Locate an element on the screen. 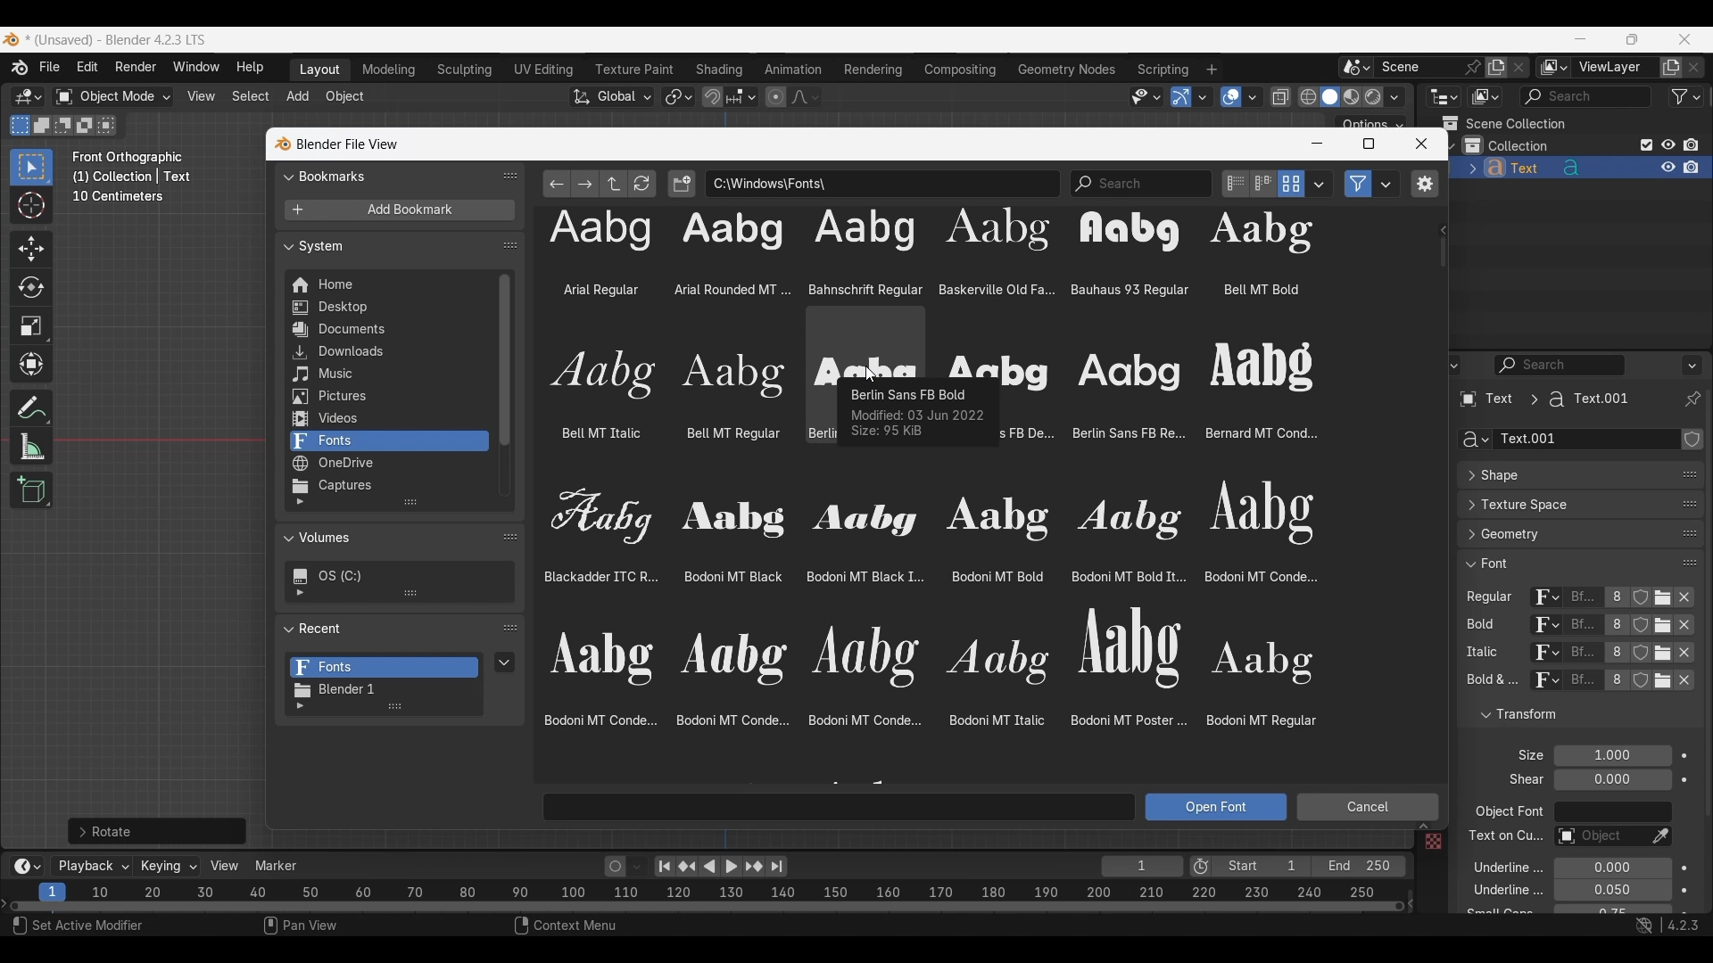 The image size is (1713, 963).  is located at coordinates (1429, 843).